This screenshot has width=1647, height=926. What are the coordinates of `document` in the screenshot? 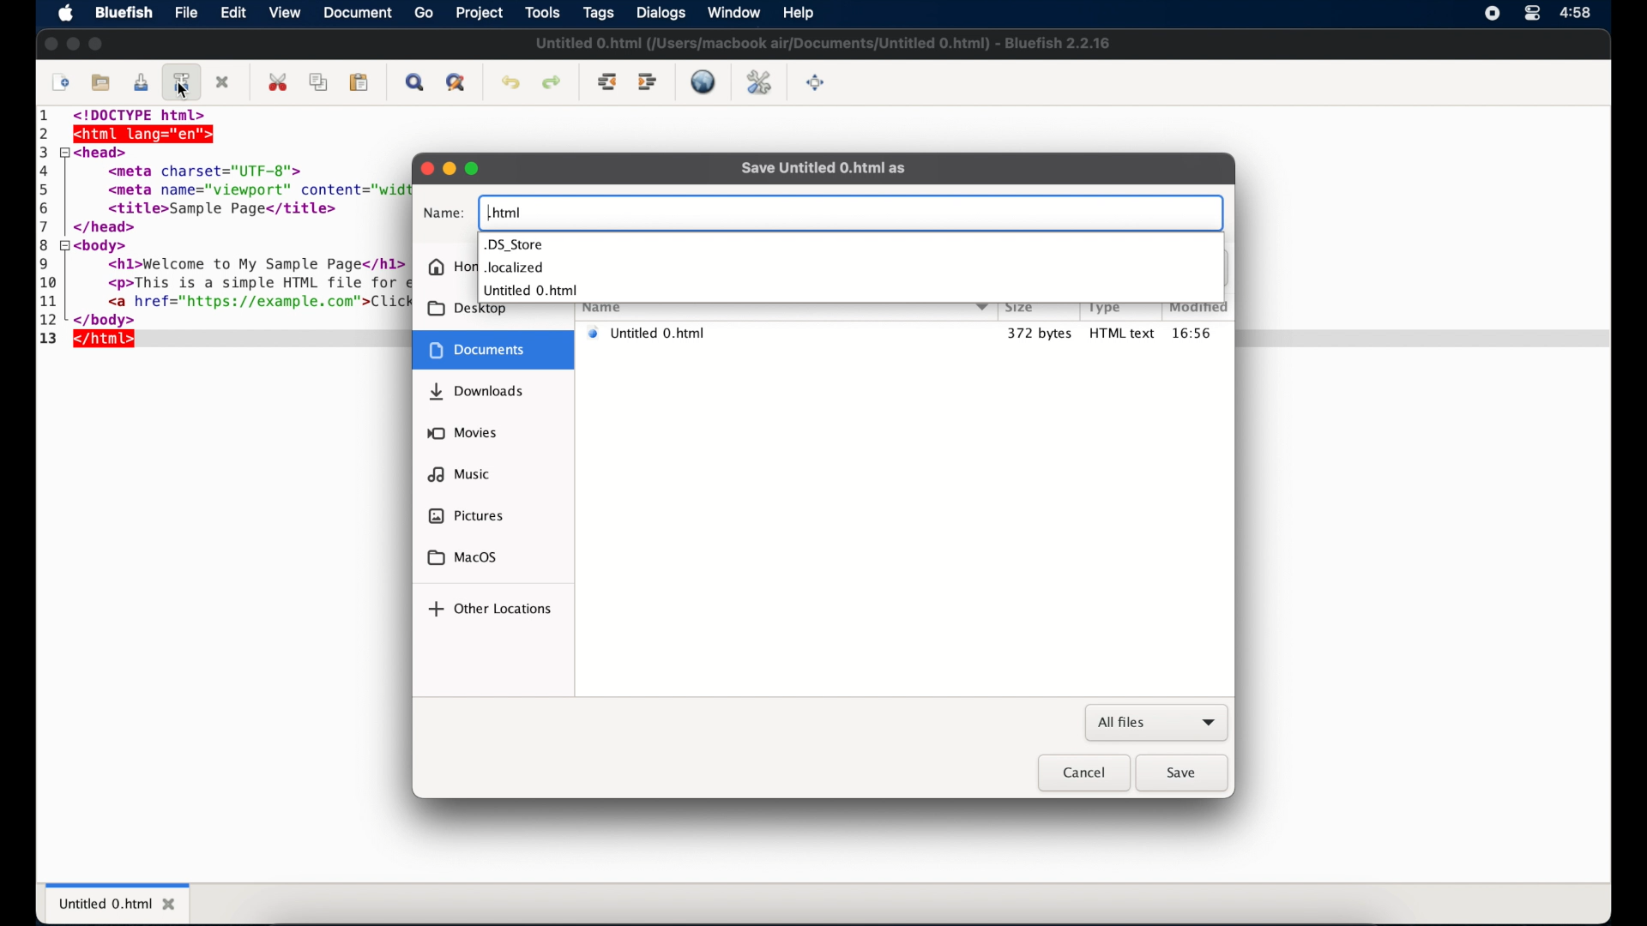 It's located at (359, 14).